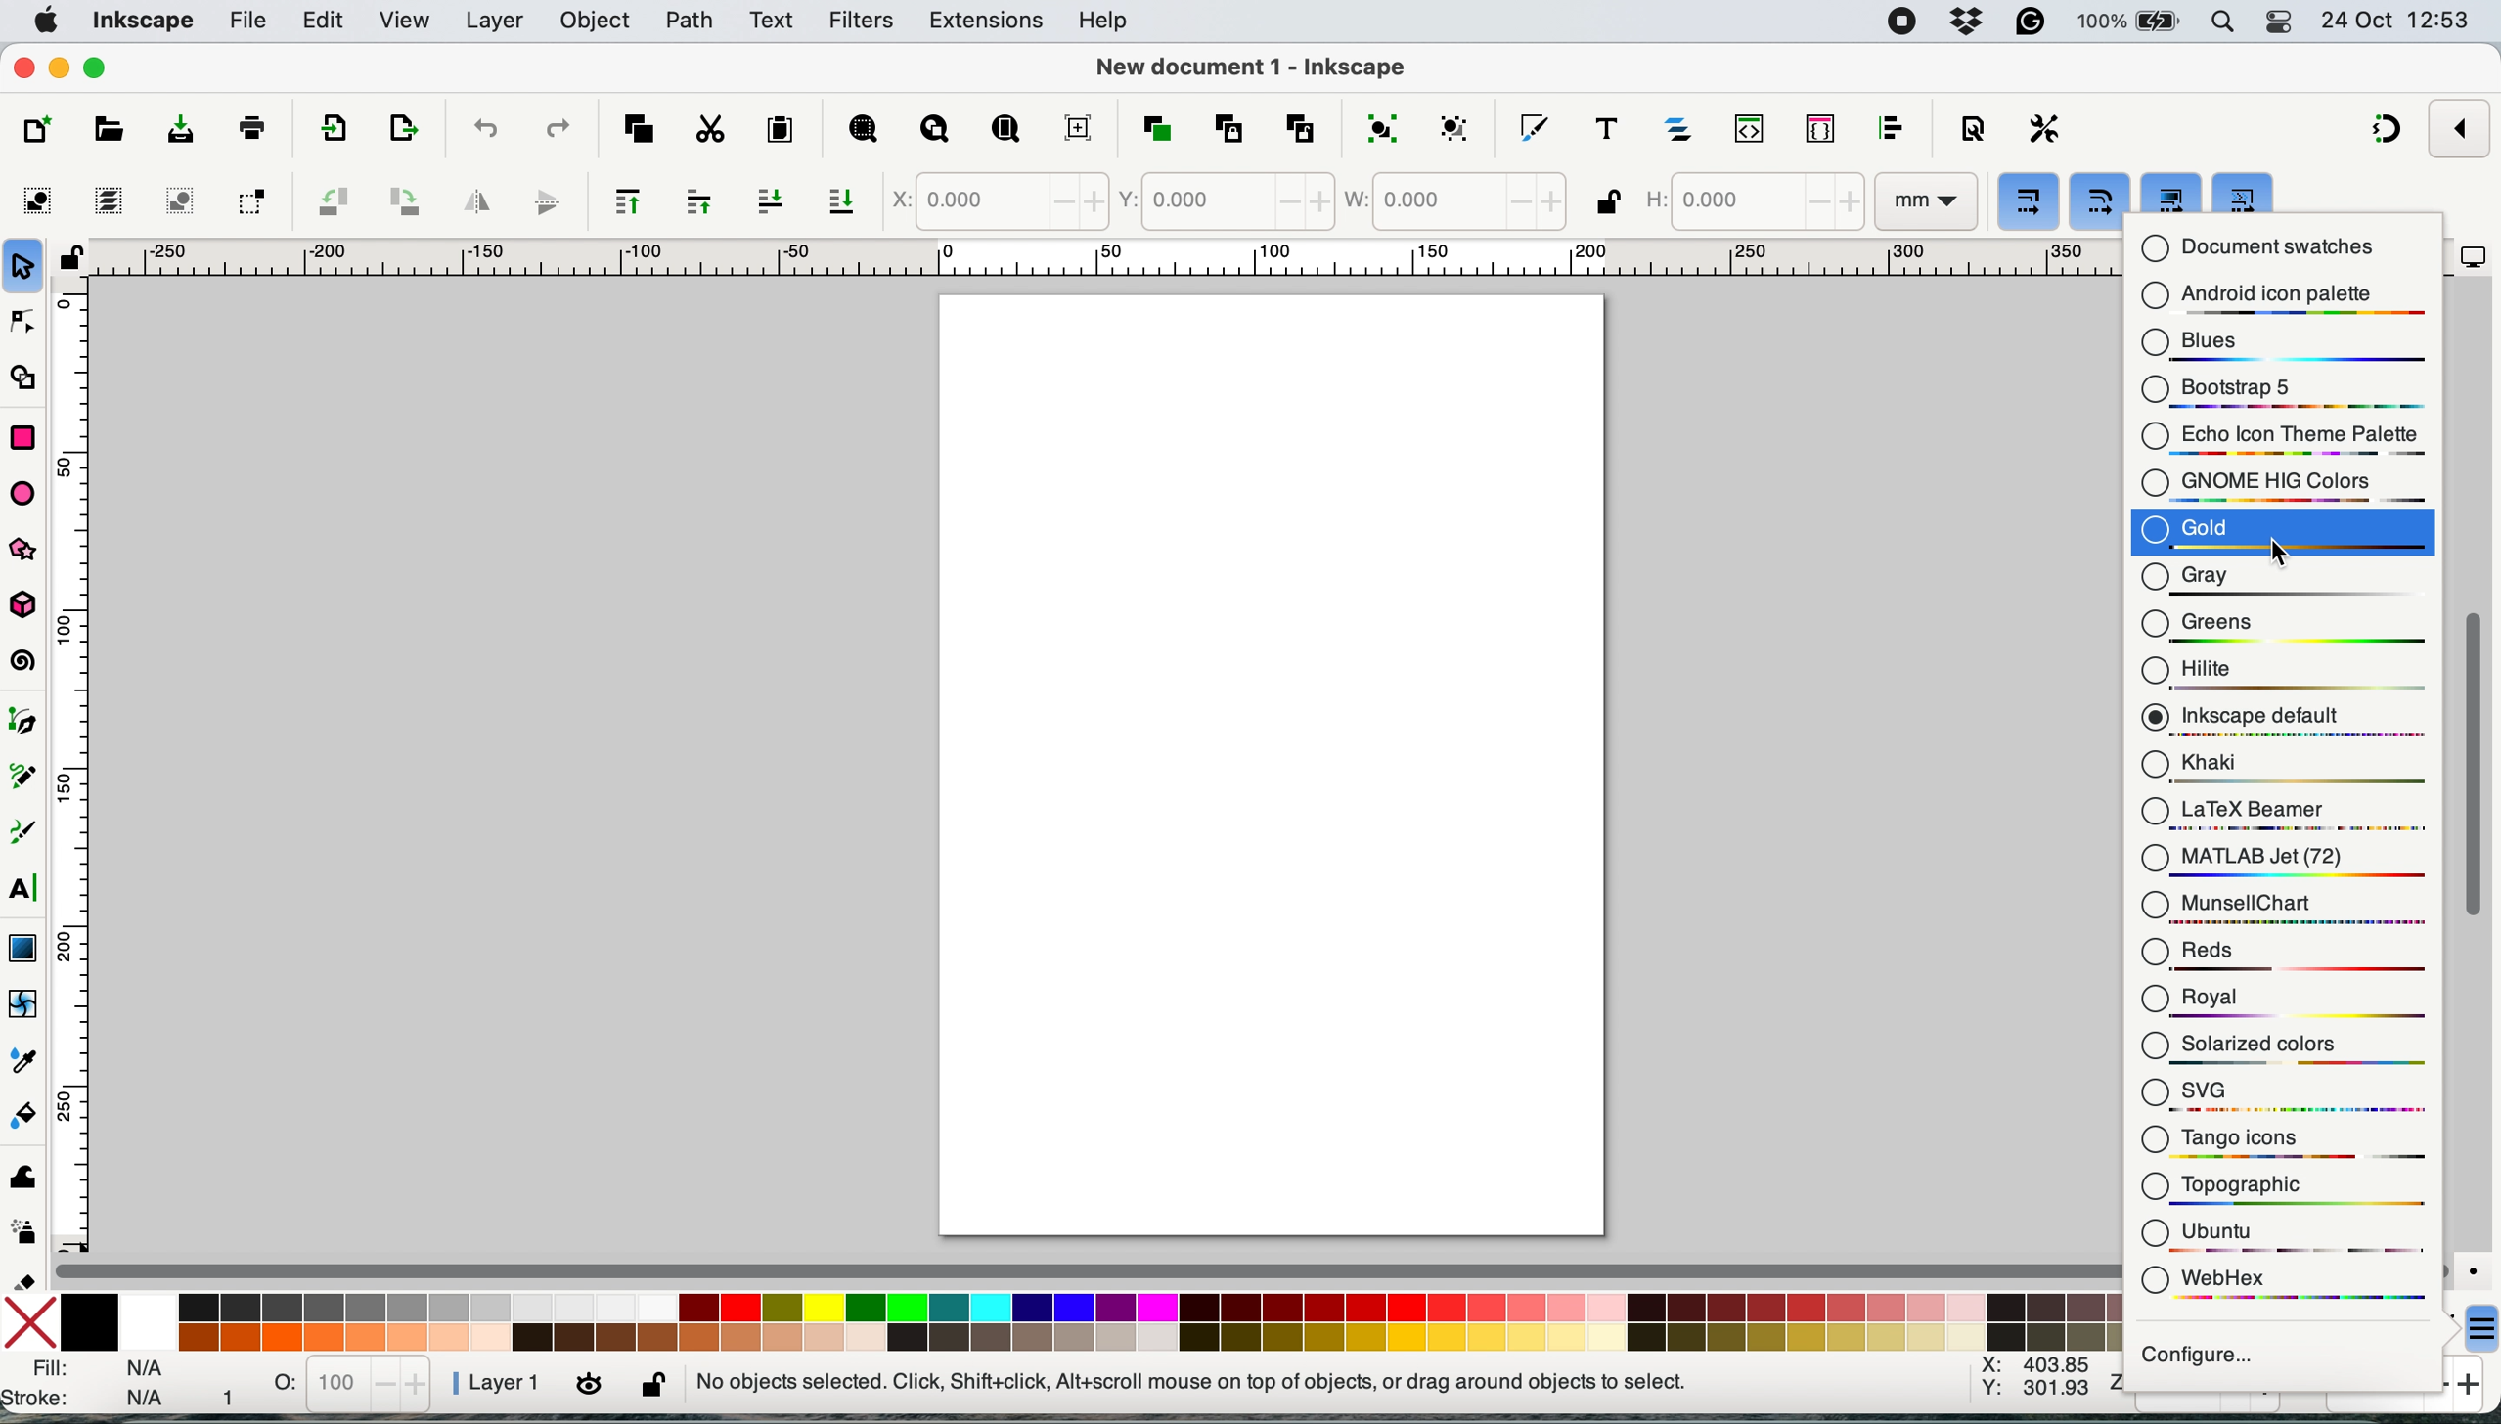 The image size is (2501, 1424). What do you see at coordinates (1687, 124) in the screenshot?
I see `layers and objects` at bounding box center [1687, 124].